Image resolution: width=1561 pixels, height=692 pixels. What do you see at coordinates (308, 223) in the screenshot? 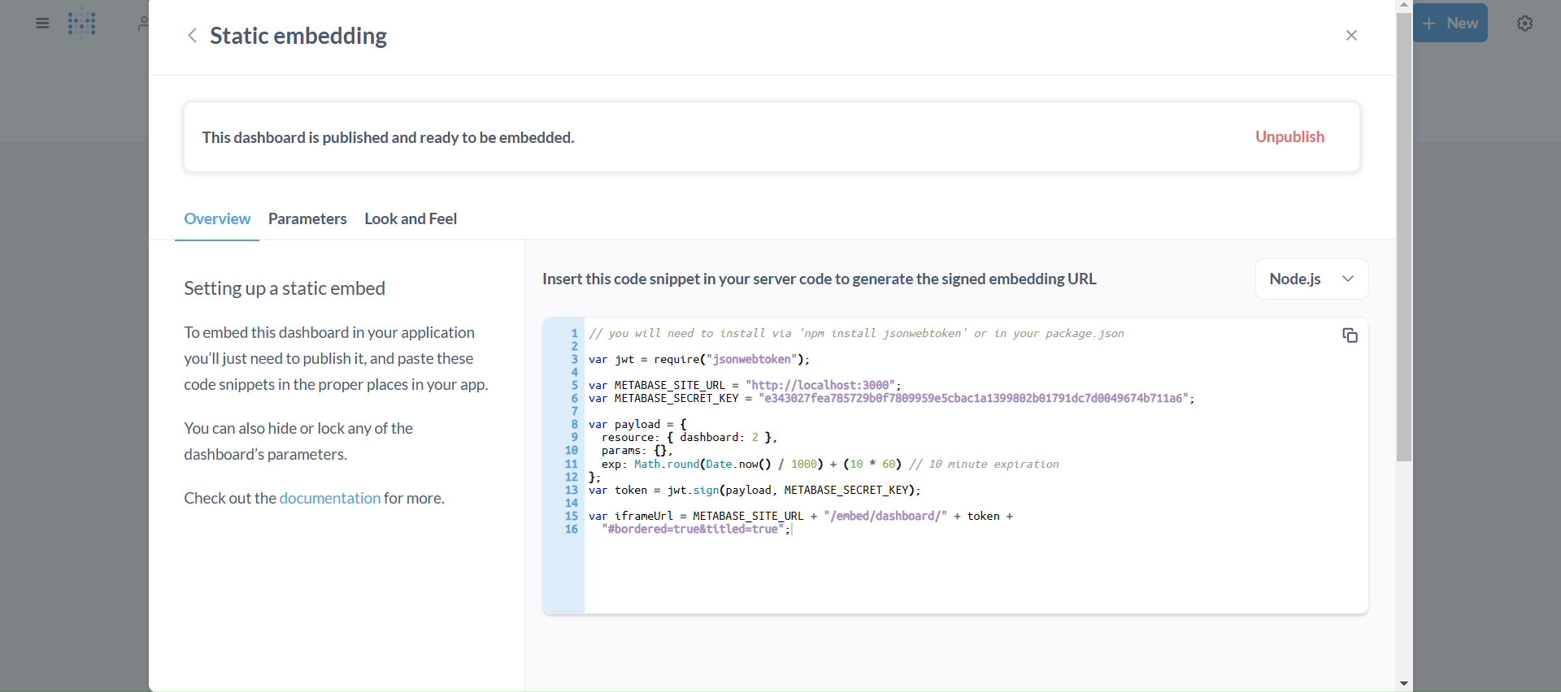
I see `parameters` at bounding box center [308, 223].